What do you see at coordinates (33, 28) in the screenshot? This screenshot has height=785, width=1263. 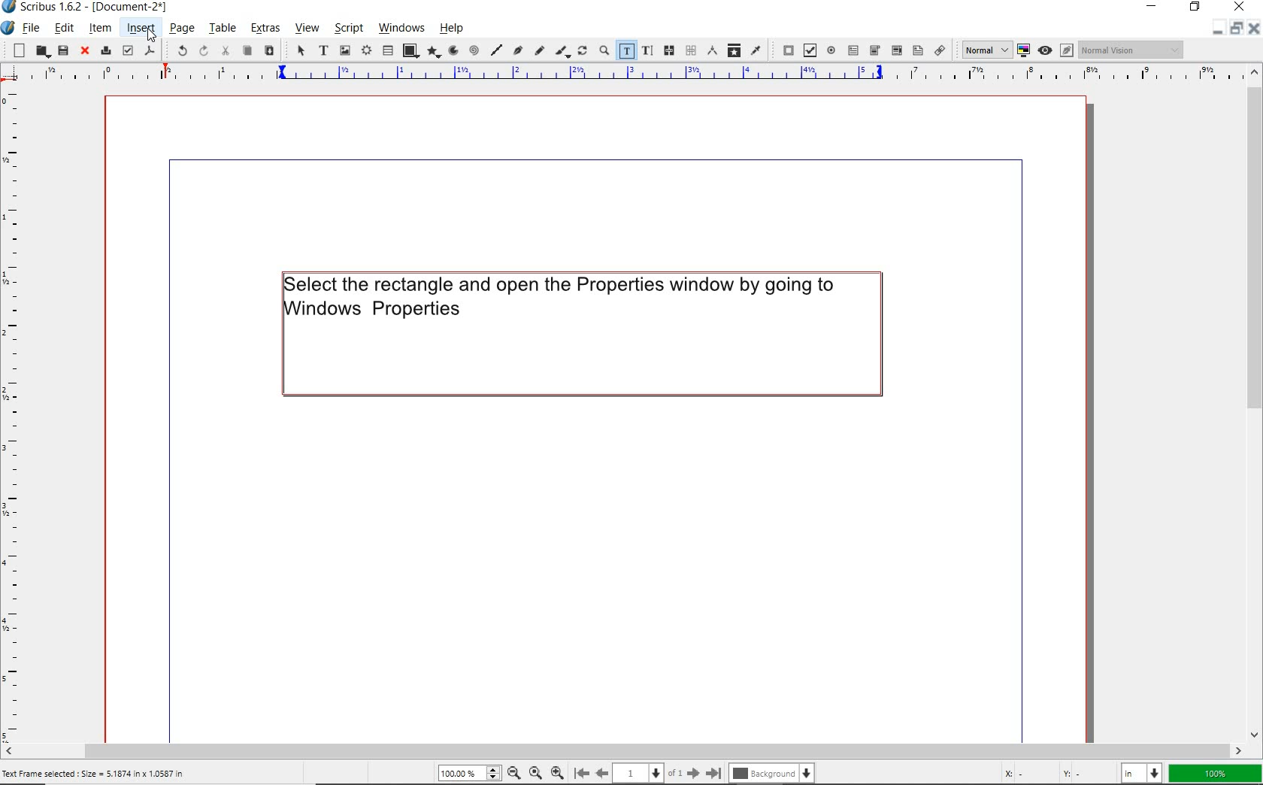 I see `file` at bounding box center [33, 28].